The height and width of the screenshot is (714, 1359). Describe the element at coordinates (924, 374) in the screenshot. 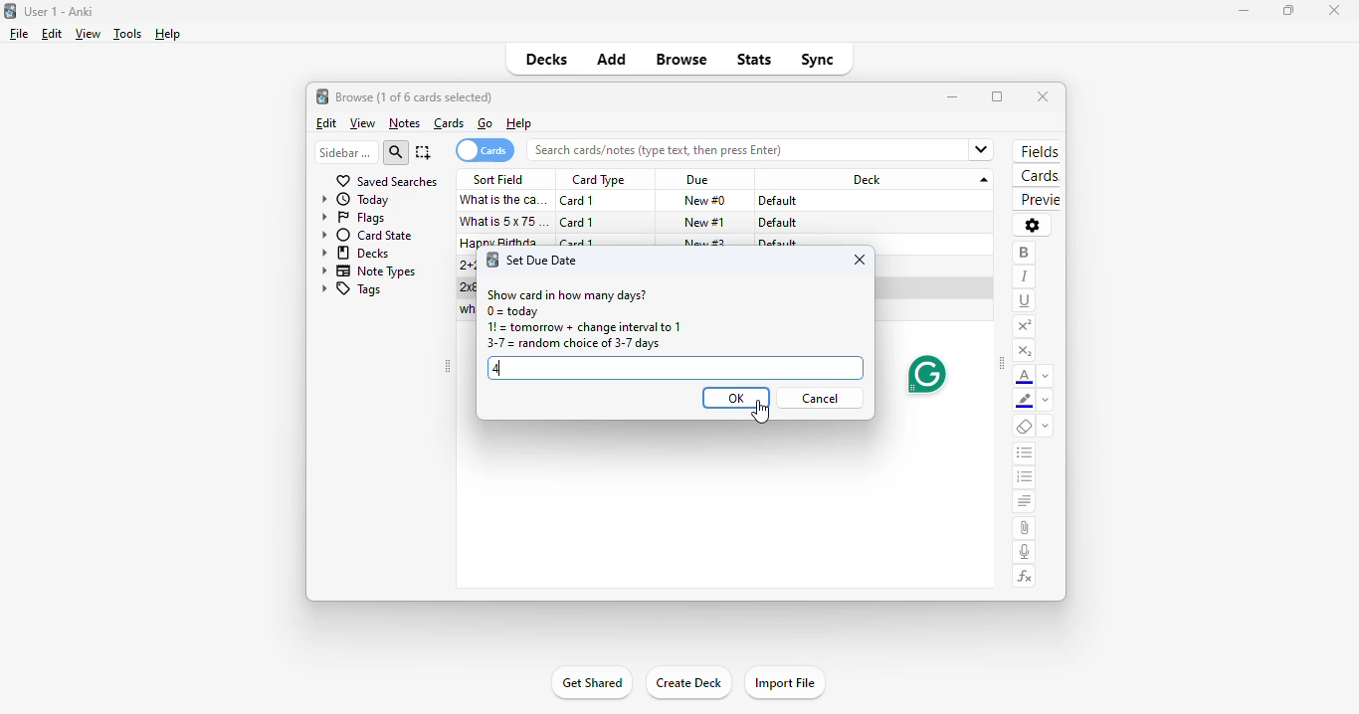

I see `grammarly extension` at that location.